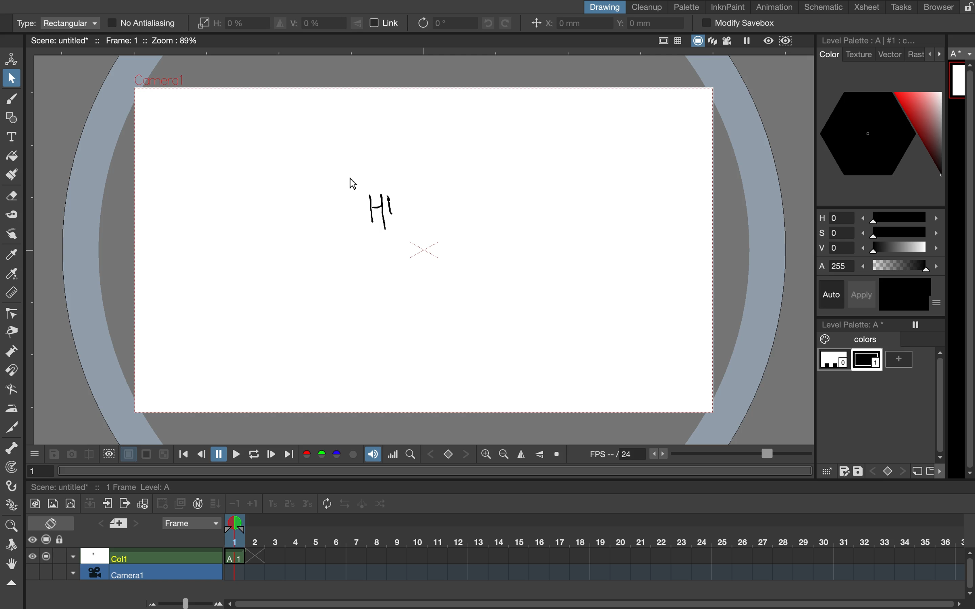 The height and width of the screenshot is (609, 975). I want to click on rgb picker tool, so click(10, 274).